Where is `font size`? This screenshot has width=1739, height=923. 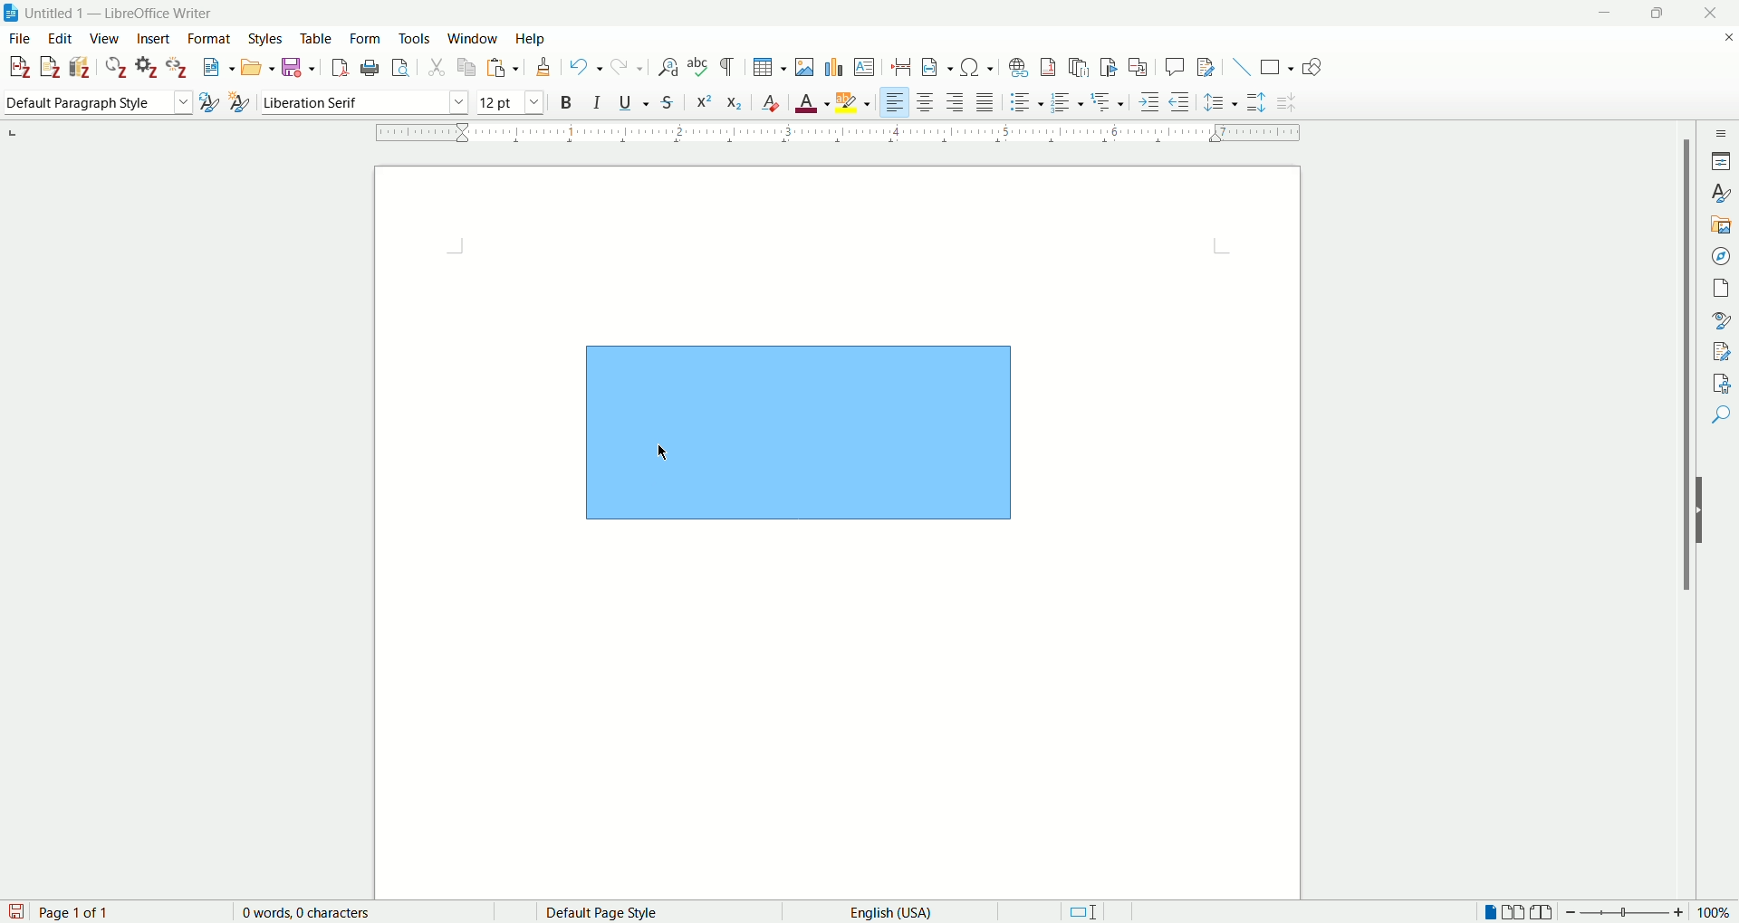
font size is located at coordinates (508, 102).